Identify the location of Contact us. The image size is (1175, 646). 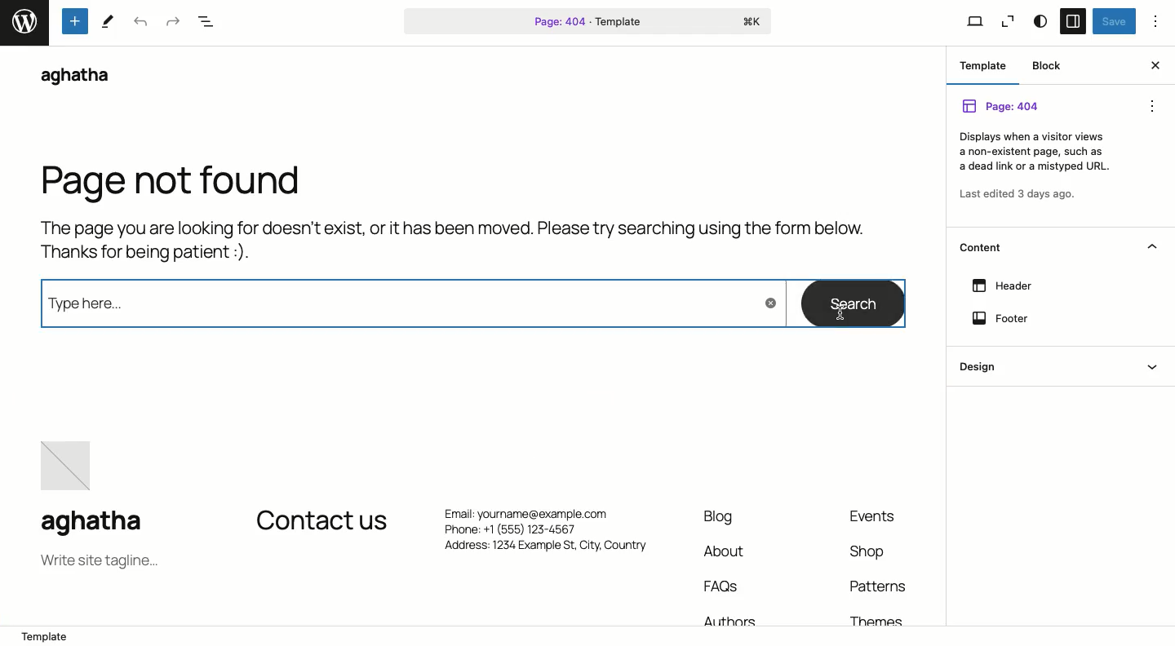
(321, 522).